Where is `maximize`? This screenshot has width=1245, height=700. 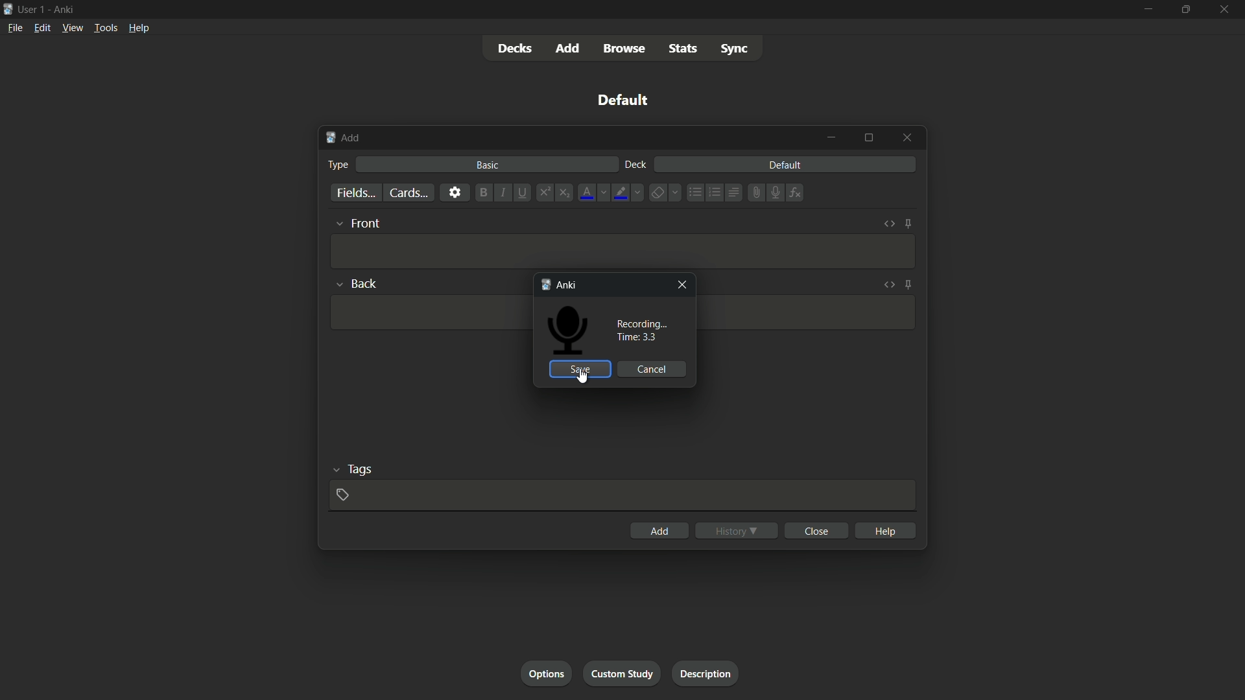 maximize is located at coordinates (868, 139).